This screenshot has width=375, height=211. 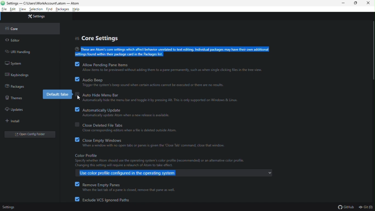 What do you see at coordinates (159, 143) in the screenshot?
I see `4 Close Empty Windows
When a window with no open tabs o panes i given the ‘Close Tab’ command, close that window.` at bounding box center [159, 143].